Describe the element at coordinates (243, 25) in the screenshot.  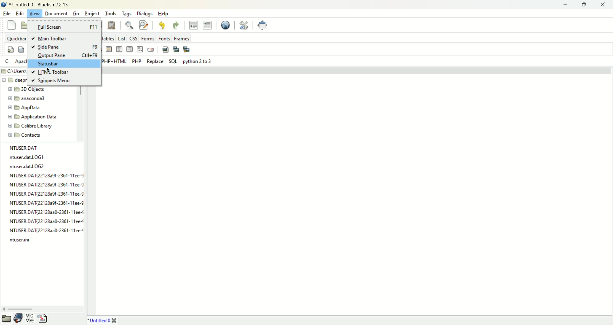
I see `preferences` at that location.